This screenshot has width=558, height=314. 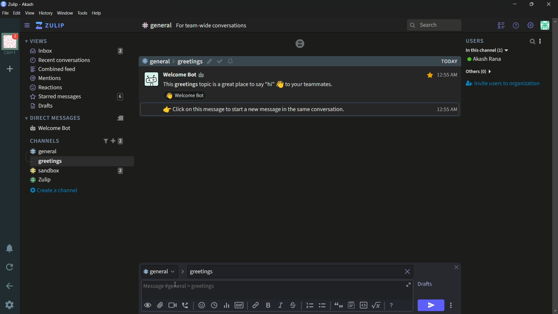 I want to click on reactions, so click(x=46, y=87).